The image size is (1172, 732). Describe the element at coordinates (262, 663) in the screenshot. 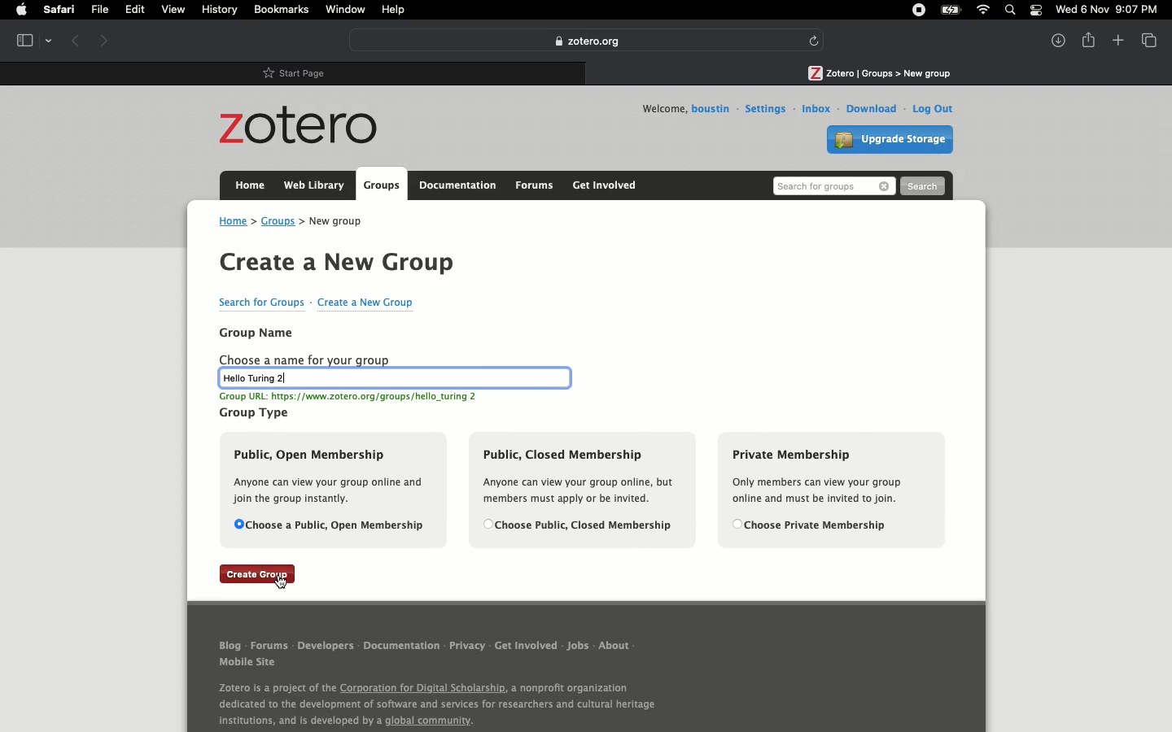

I see `Mobile site` at that location.